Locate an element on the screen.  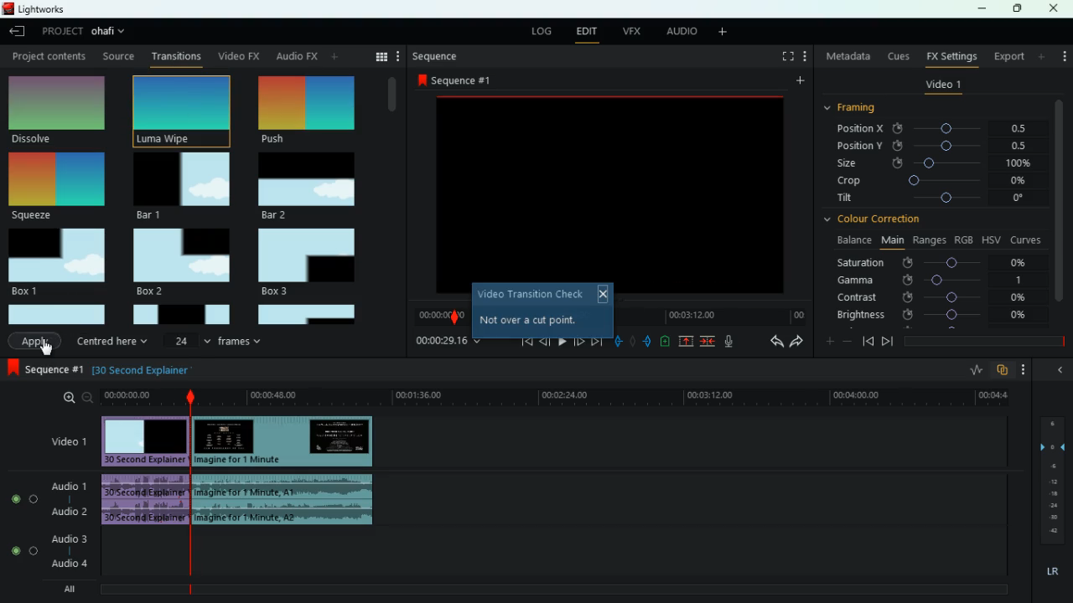
more is located at coordinates (807, 58).